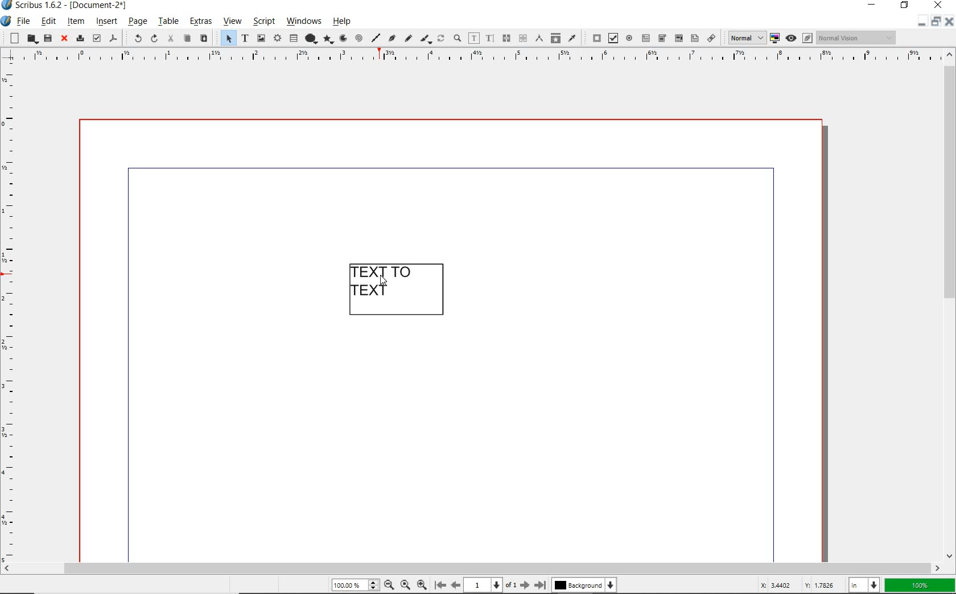 The image size is (956, 594). What do you see at coordinates (137, 23) in the screenshot?
I see `page` at bounding box center [137, 23].